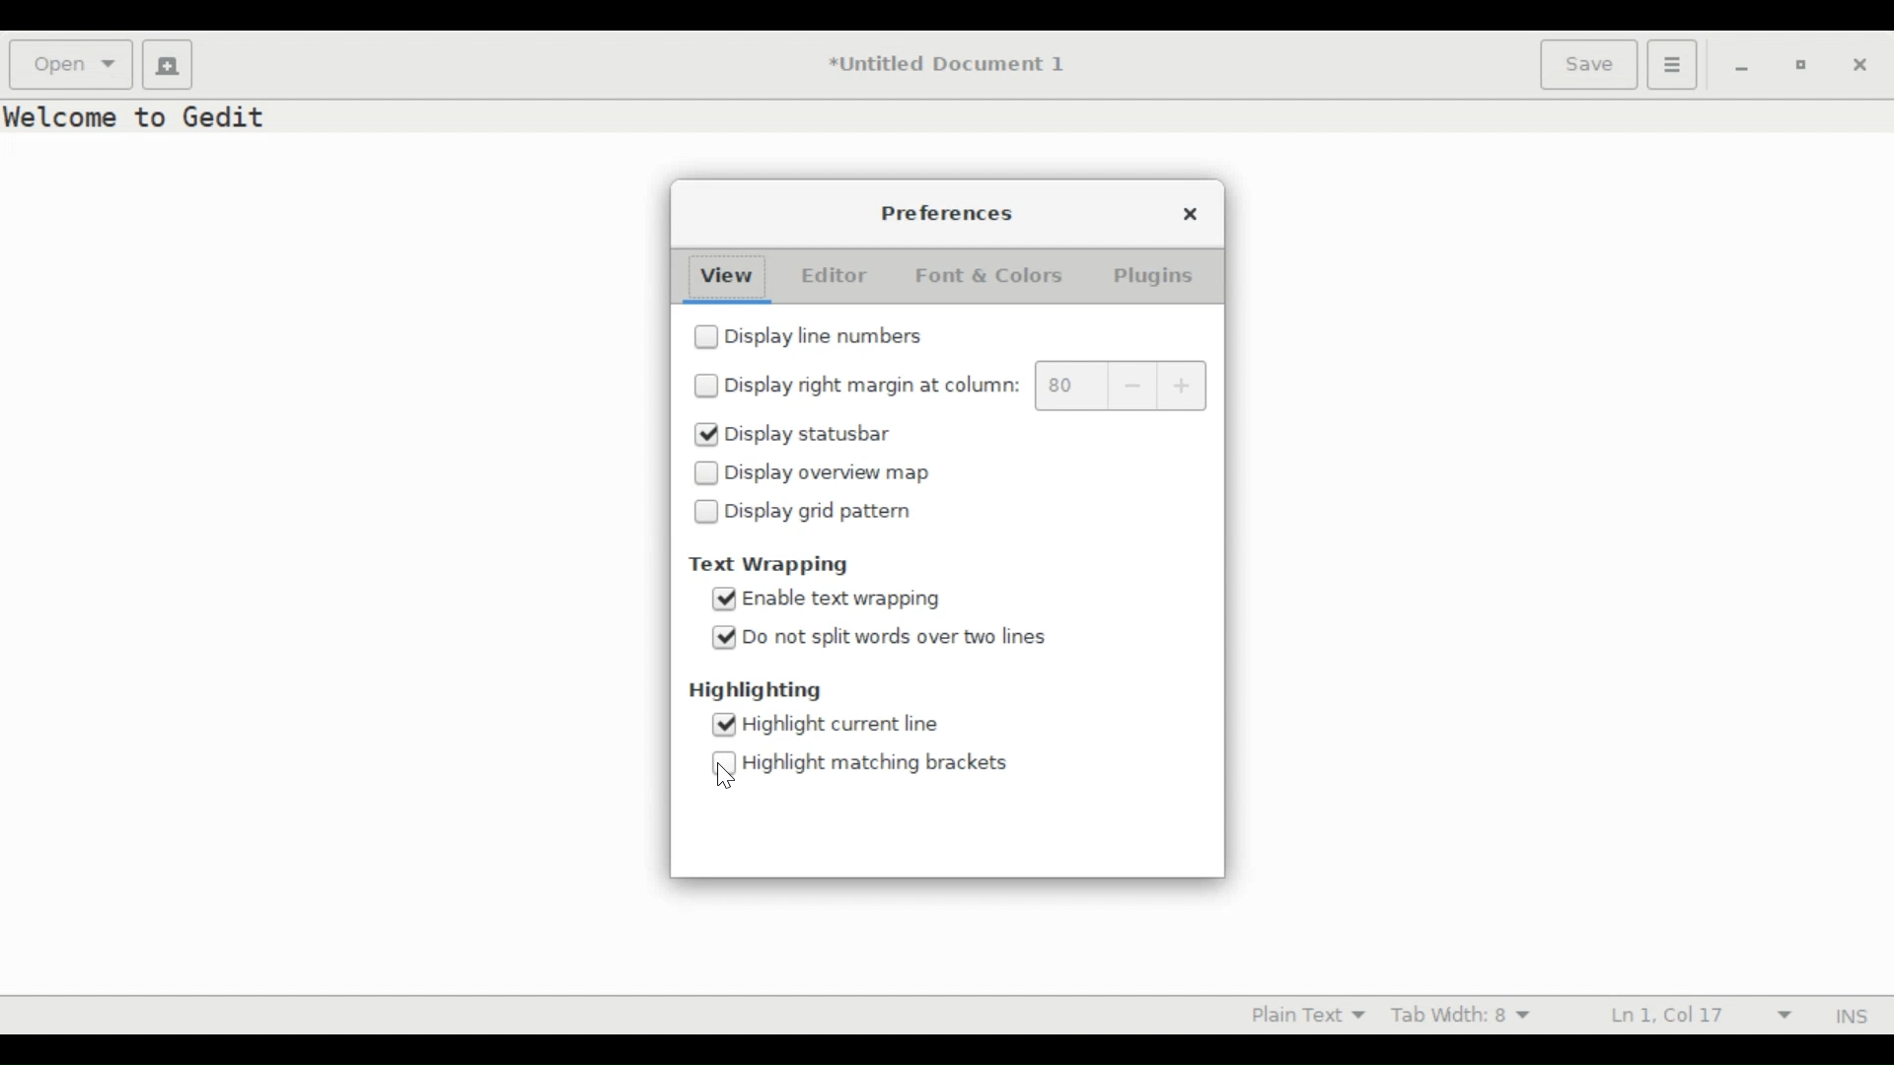 The width and height of the screenshot is (1894, 1065). Describe the element at coordinates (832, 436) in the screenshot. I see `Display Statusbar` at that location.